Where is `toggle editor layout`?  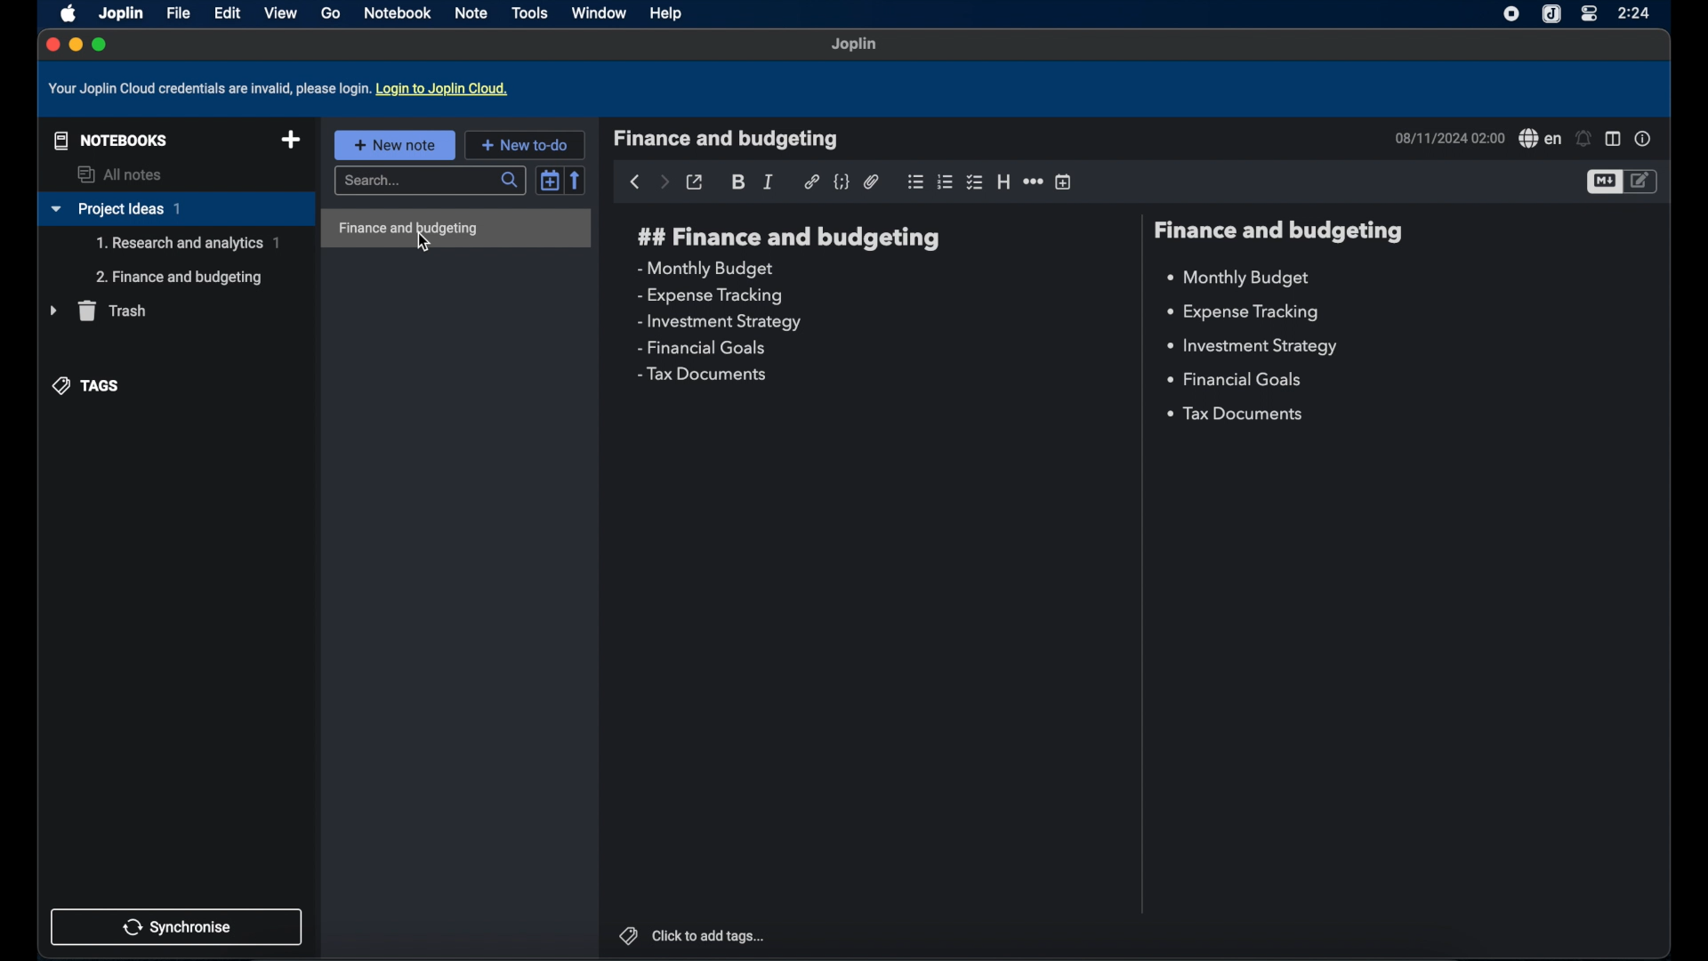 toggle editor layout is located at coordinates (1613, 140).